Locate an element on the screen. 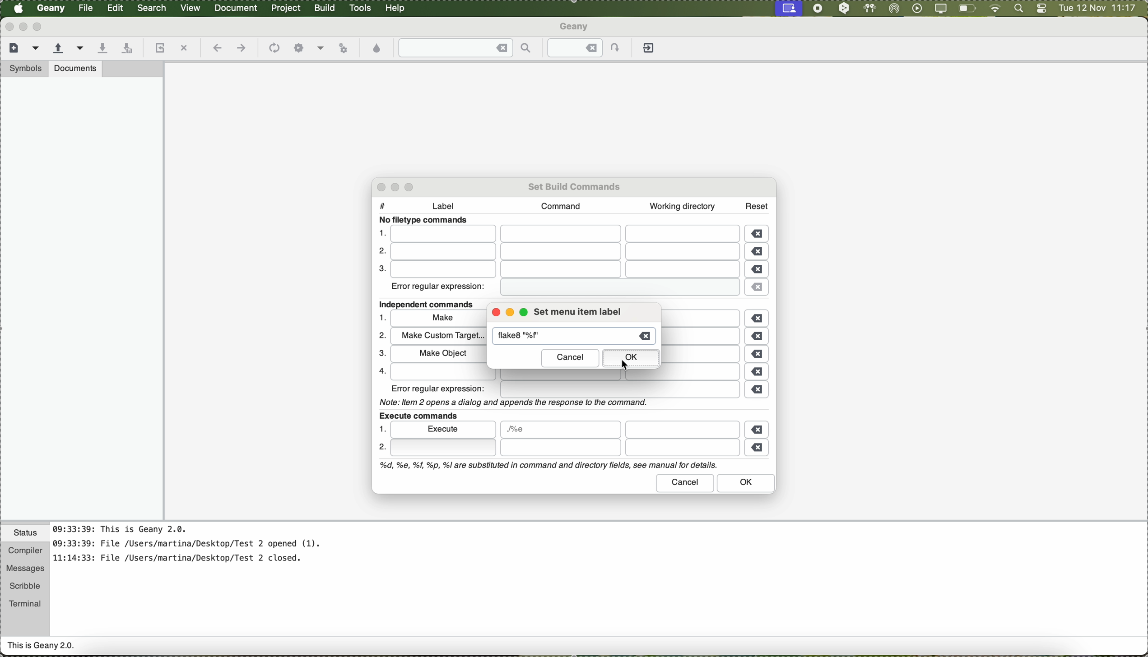 The height and width of the screenshot is (657, 1148). icon is located at coordinates (299, 48).